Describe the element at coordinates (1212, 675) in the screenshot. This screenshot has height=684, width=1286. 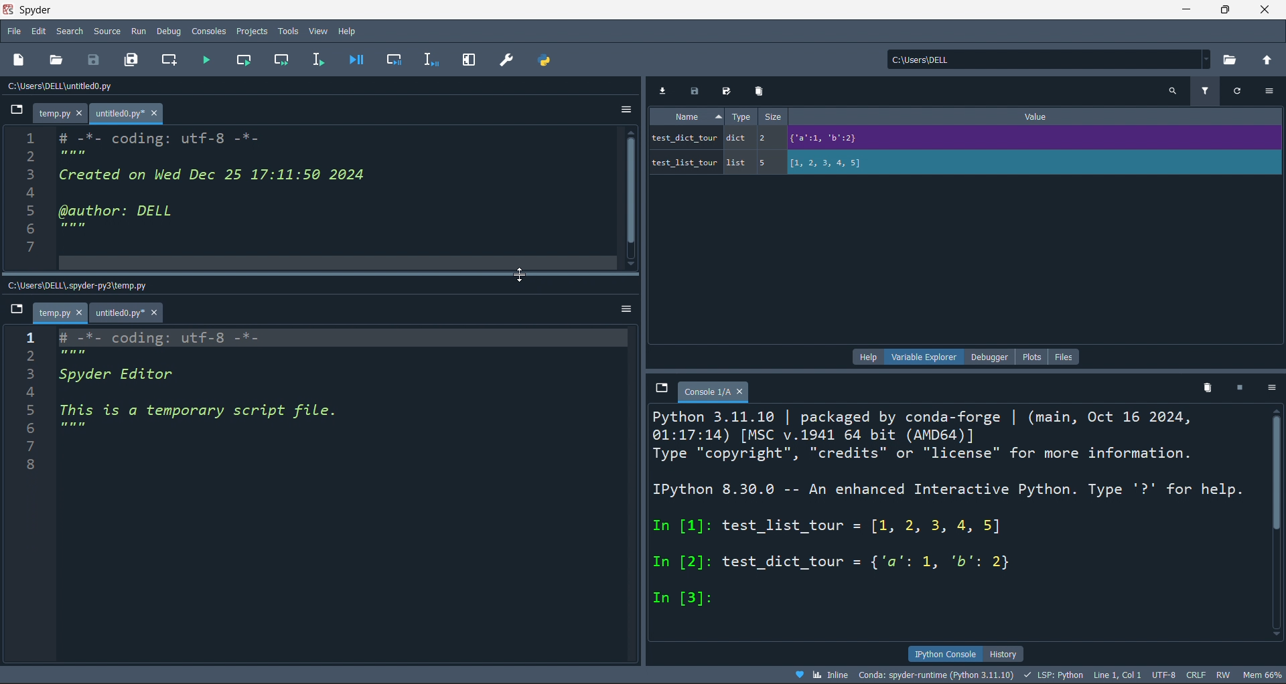
I see `CRF RW` at that location.